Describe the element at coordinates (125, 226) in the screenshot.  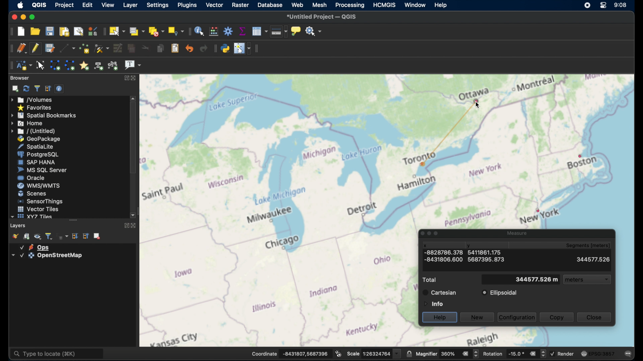
I see `maximize` at that location.